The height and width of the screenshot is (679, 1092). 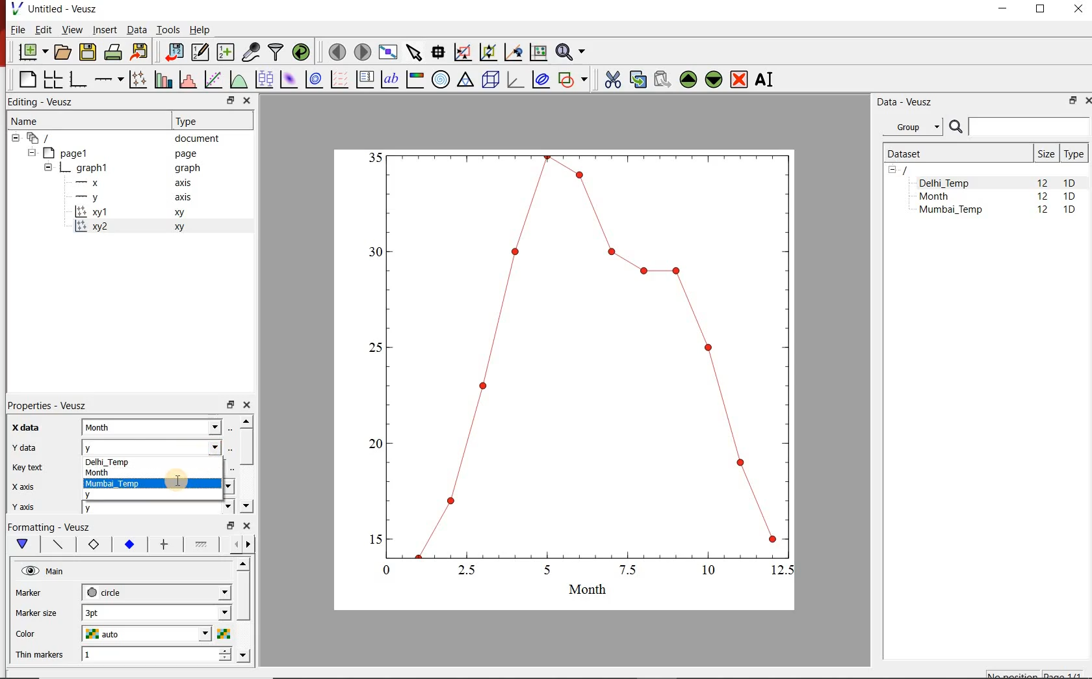 I want to click on MINIMIZE, so click(x=1004, y=9).